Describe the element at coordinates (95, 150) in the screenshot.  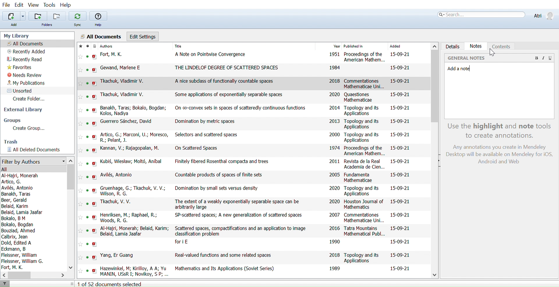
I see `open PDF` at that location.